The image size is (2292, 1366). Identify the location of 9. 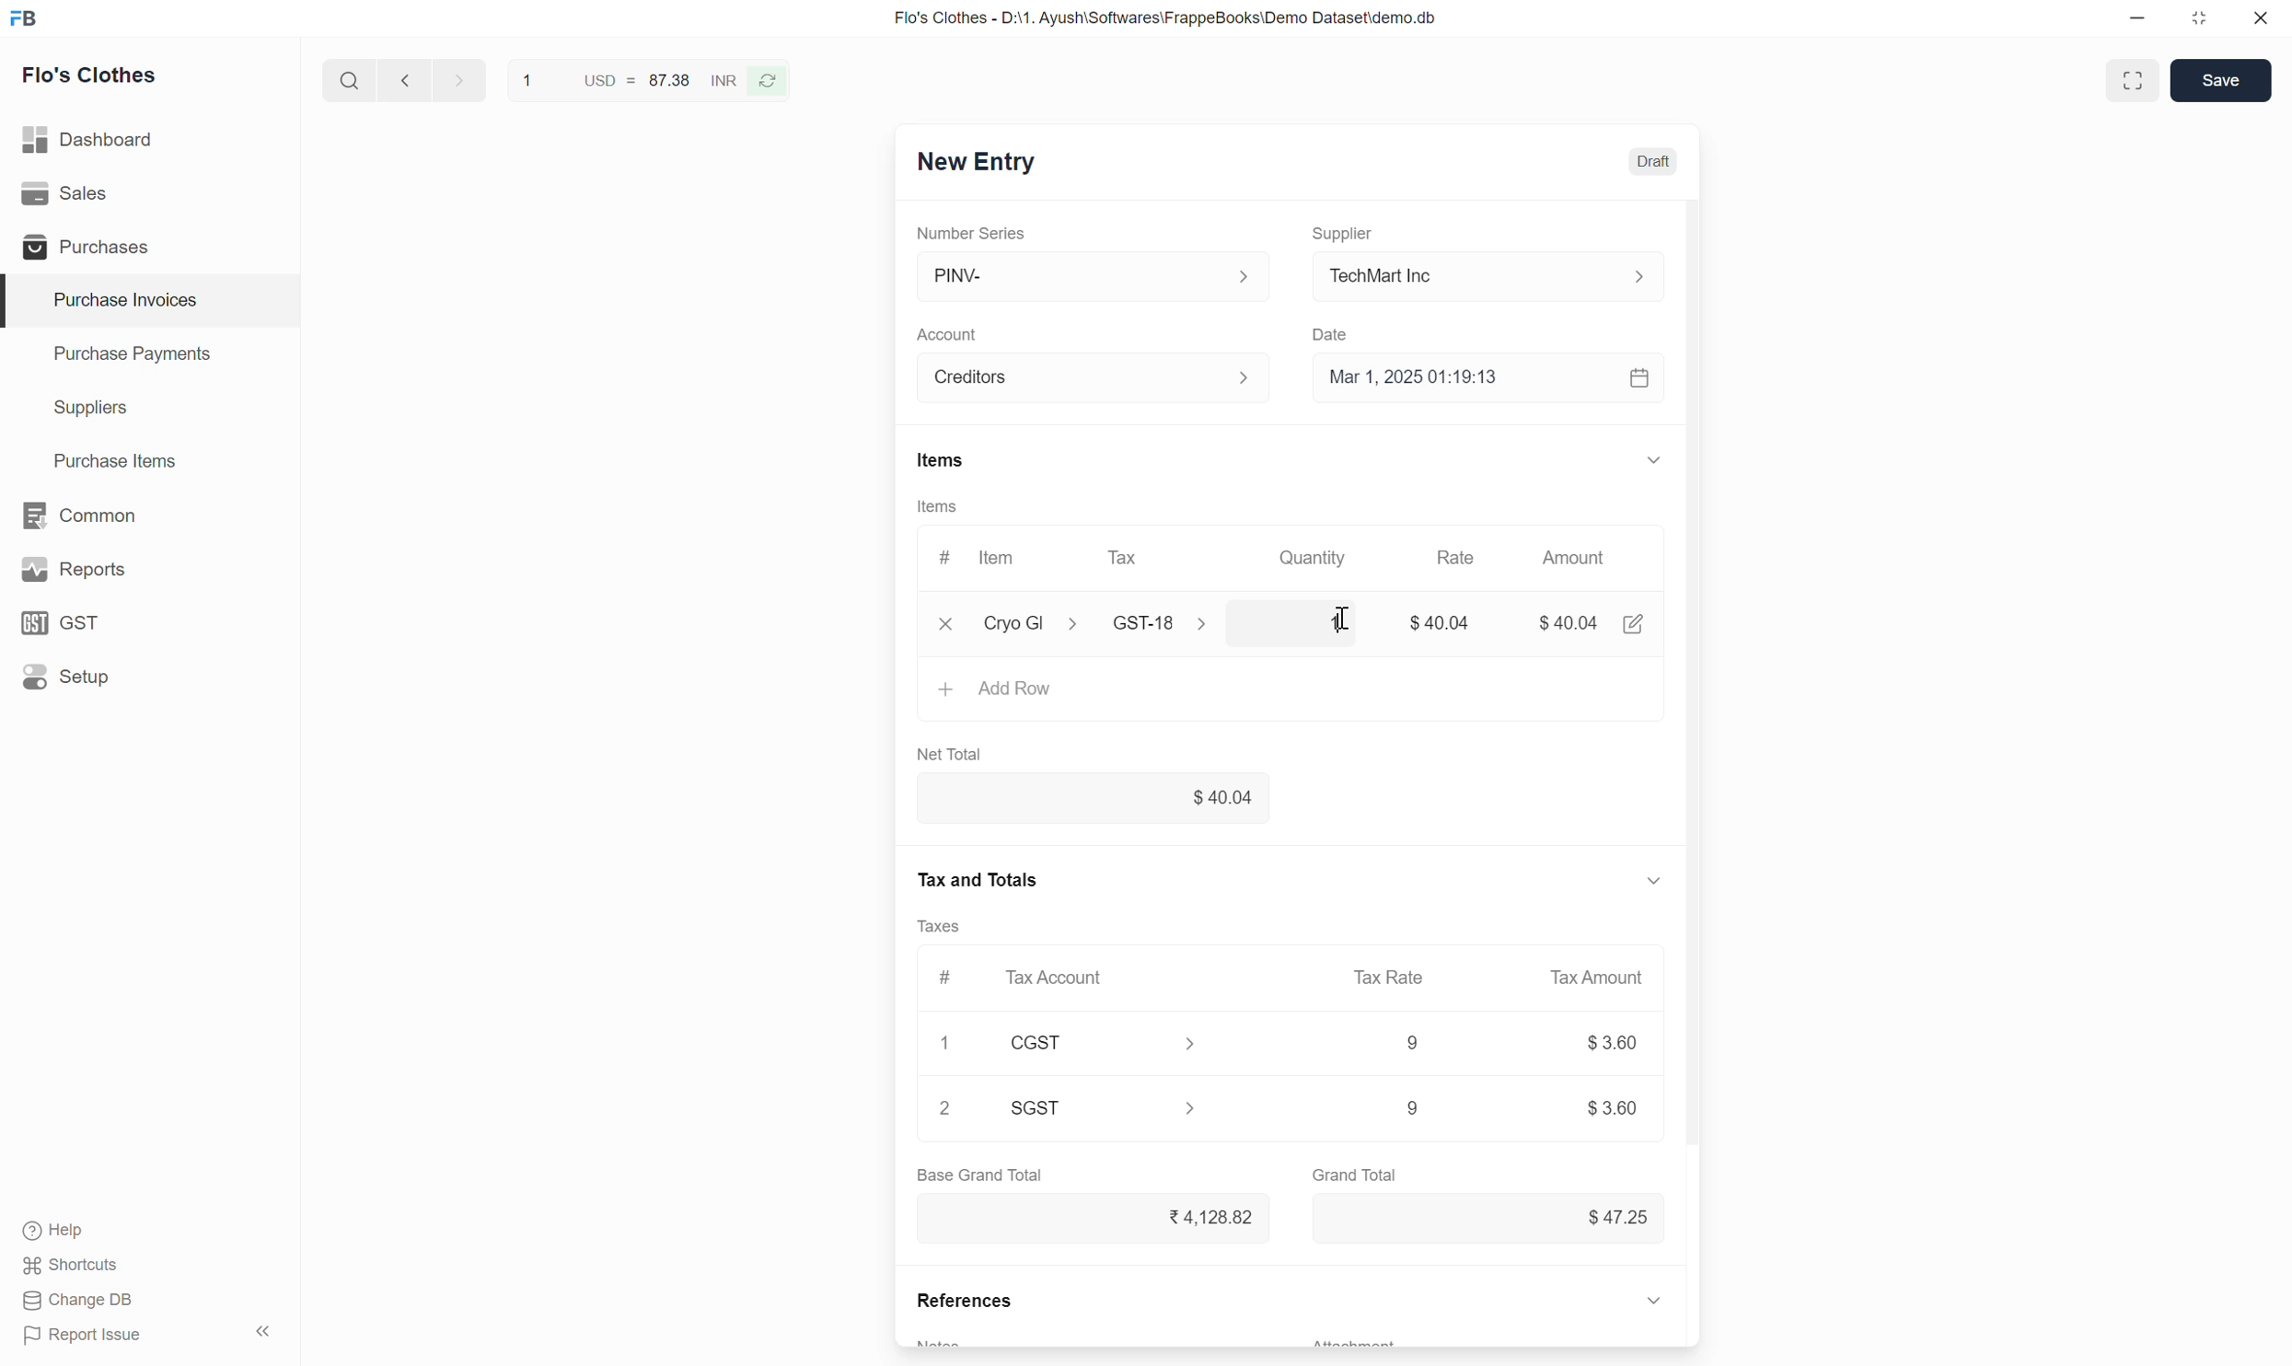
(1408, 1044).